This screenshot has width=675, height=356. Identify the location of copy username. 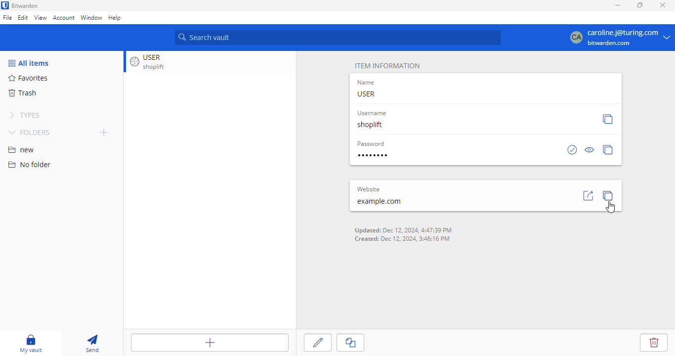
(607, 119).